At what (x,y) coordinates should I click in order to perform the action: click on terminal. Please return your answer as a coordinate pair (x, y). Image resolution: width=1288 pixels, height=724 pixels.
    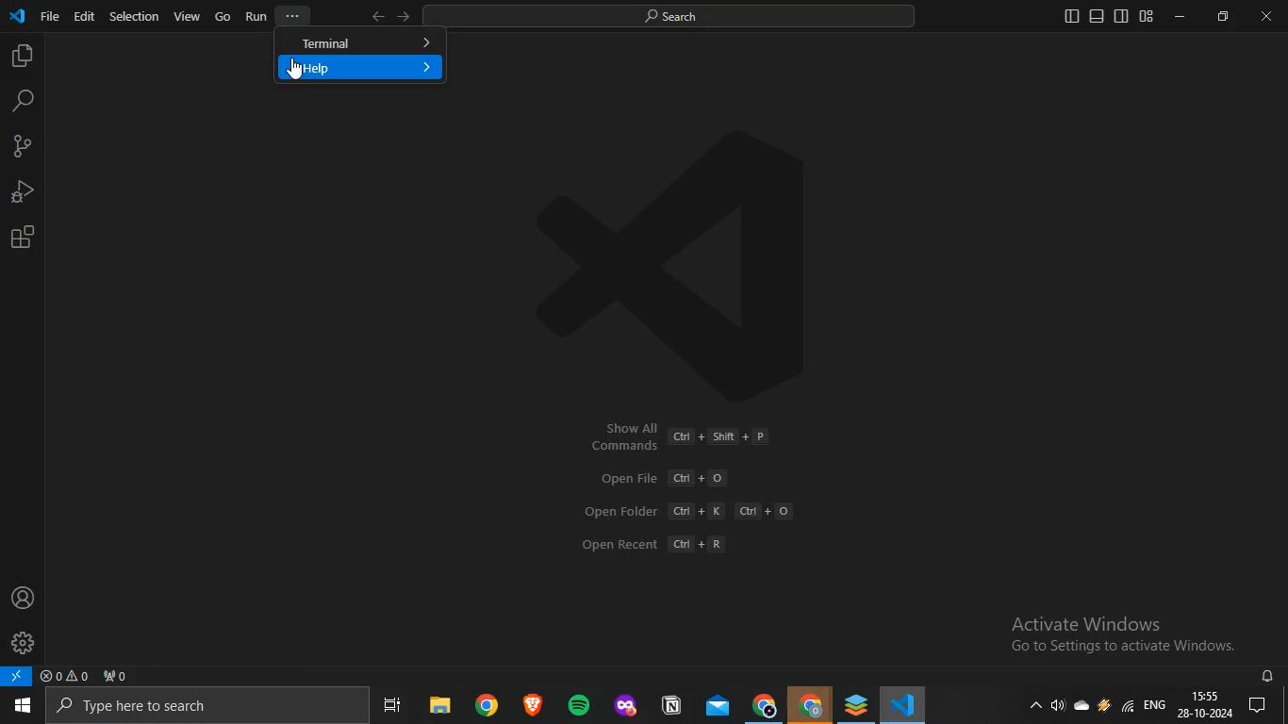
    Looking at the image, I should click on (361, 43).